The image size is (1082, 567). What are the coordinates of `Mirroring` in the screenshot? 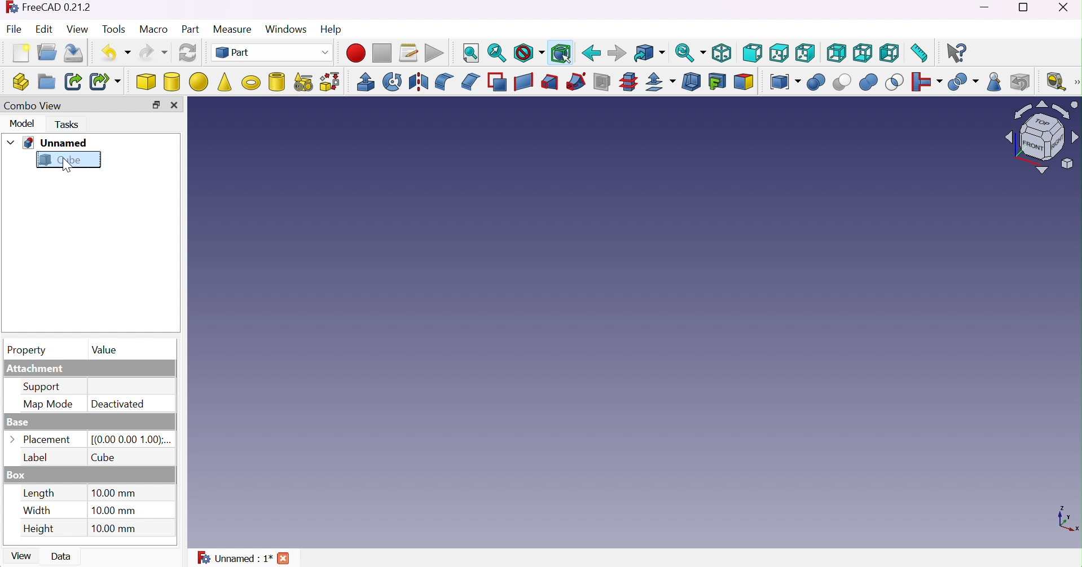 It's located at (419, 83).